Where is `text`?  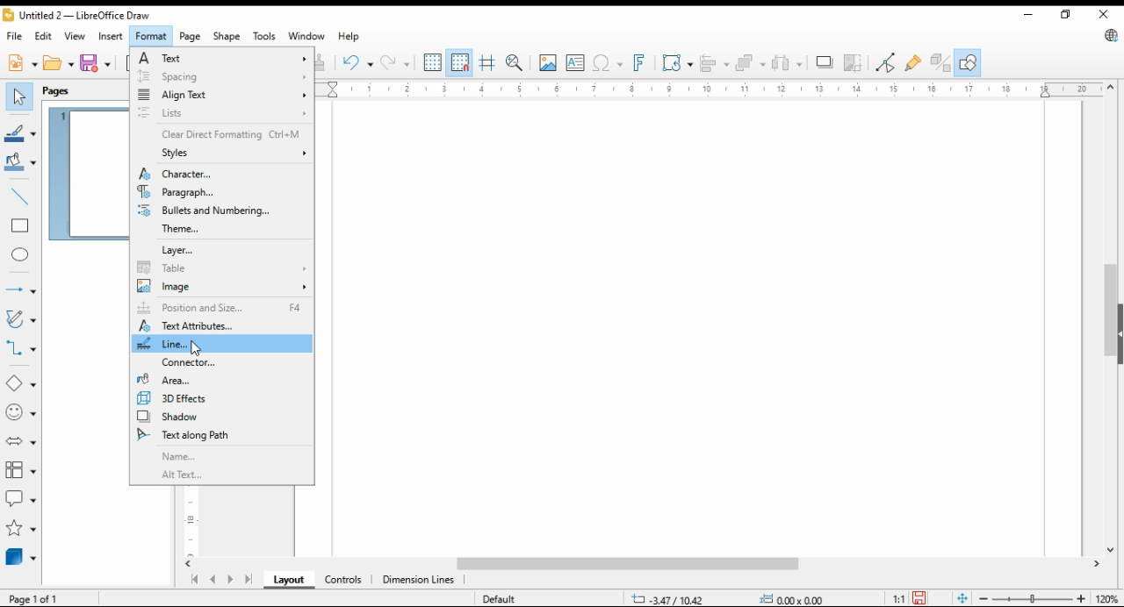
text is located at coordinates (220, 58).